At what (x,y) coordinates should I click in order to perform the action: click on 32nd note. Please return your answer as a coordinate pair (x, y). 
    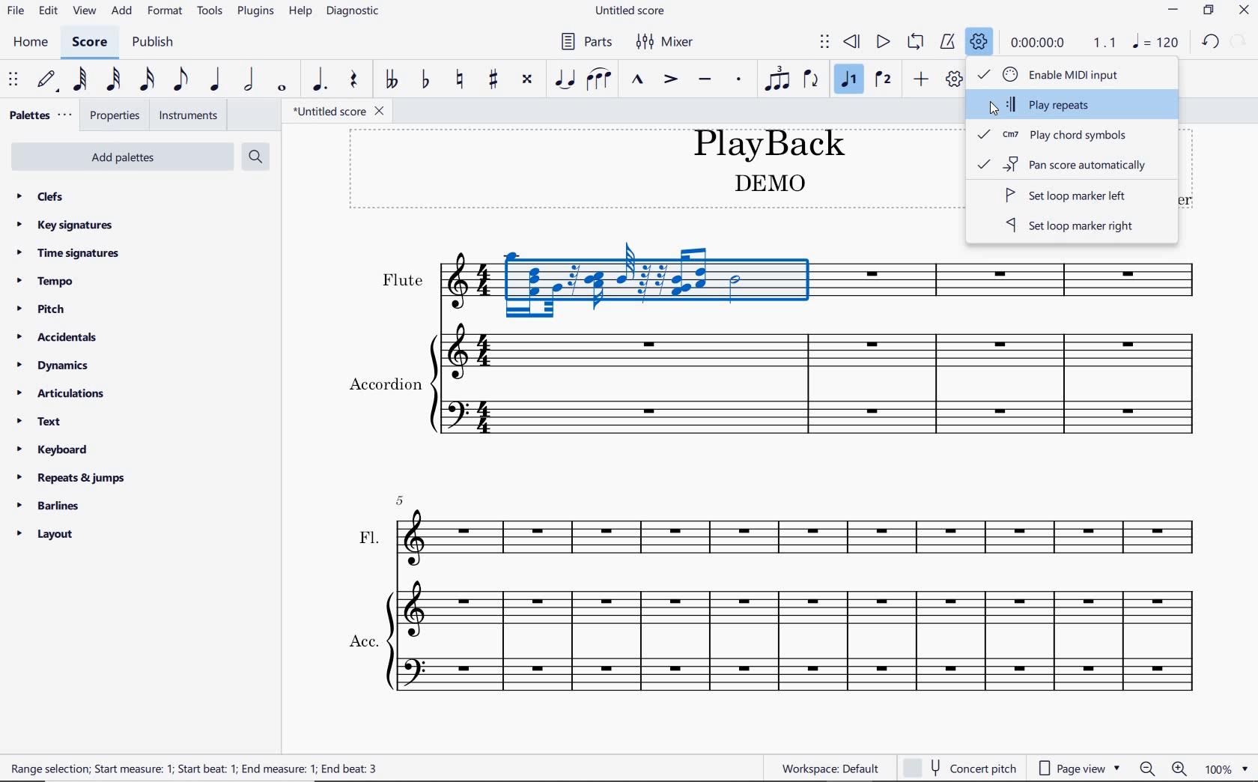
    Looking at the image, I should click on (115, 81).